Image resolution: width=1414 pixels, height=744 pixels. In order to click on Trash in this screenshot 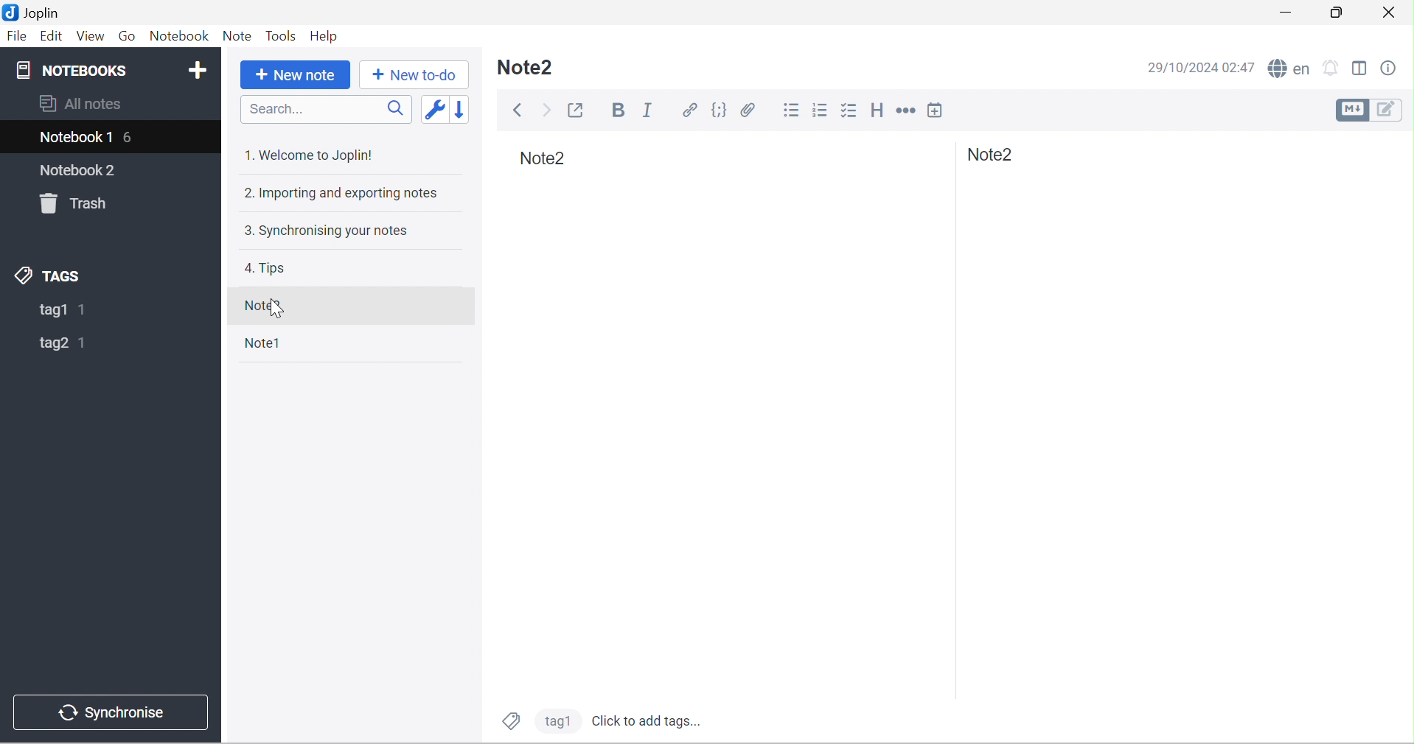, I will do `click(72, 204)`.